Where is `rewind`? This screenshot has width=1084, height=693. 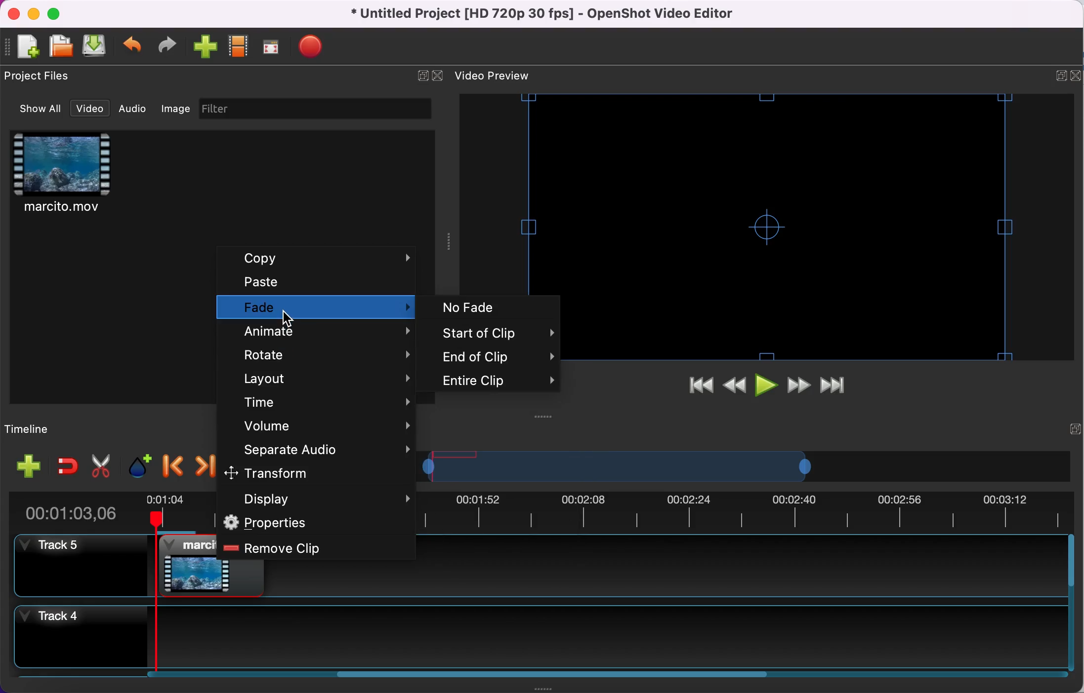
rewind is located at coordinates (737, 388).